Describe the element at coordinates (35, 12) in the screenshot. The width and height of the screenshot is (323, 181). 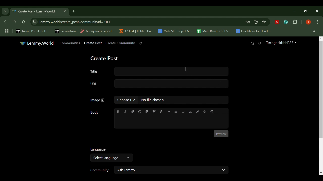
I see `Create Post - Lemmy.World` at that location.